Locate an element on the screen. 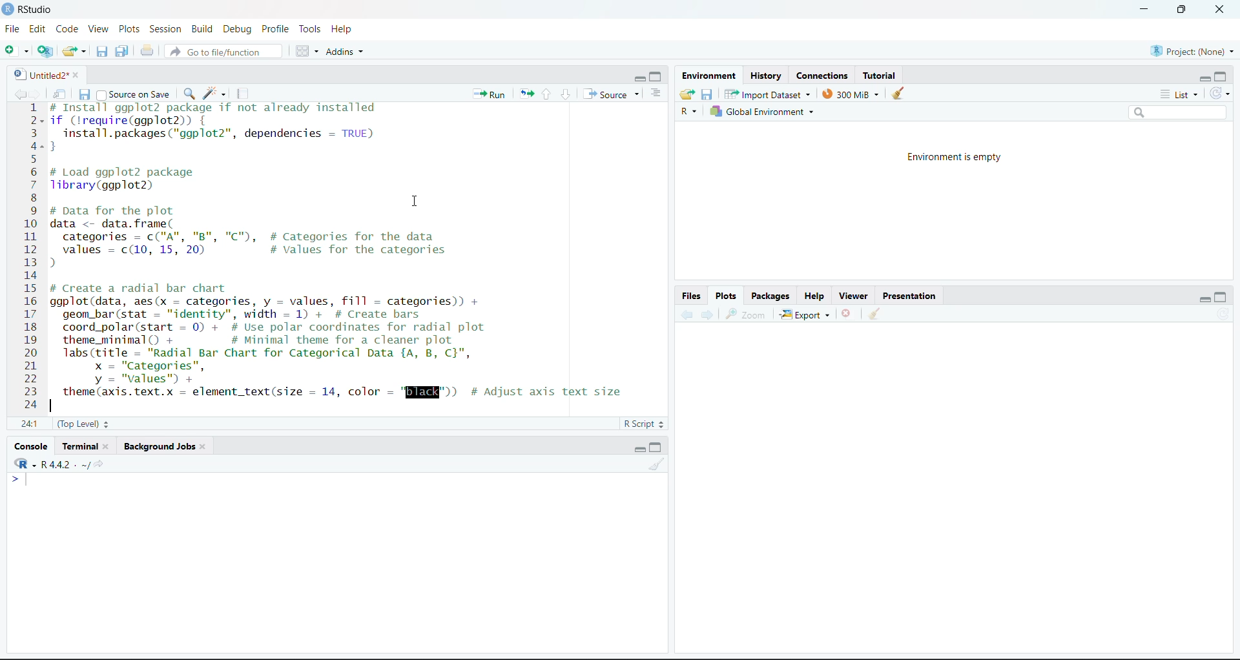  RStudio is located at coordinates (33, 9).